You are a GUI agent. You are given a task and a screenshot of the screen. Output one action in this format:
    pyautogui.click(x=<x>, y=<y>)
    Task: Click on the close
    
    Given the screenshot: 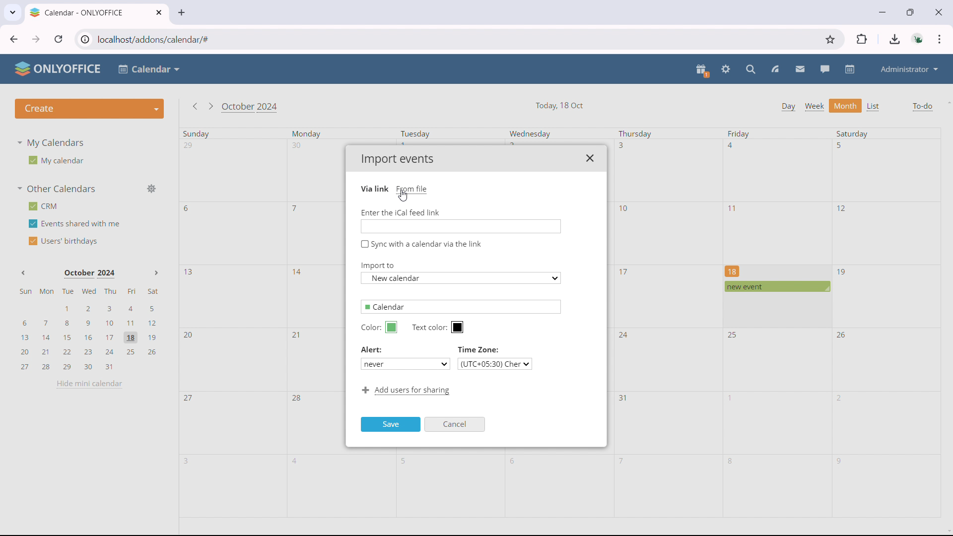 What is the action you would take?
    pyautogui.click(x=590, y=158)
    